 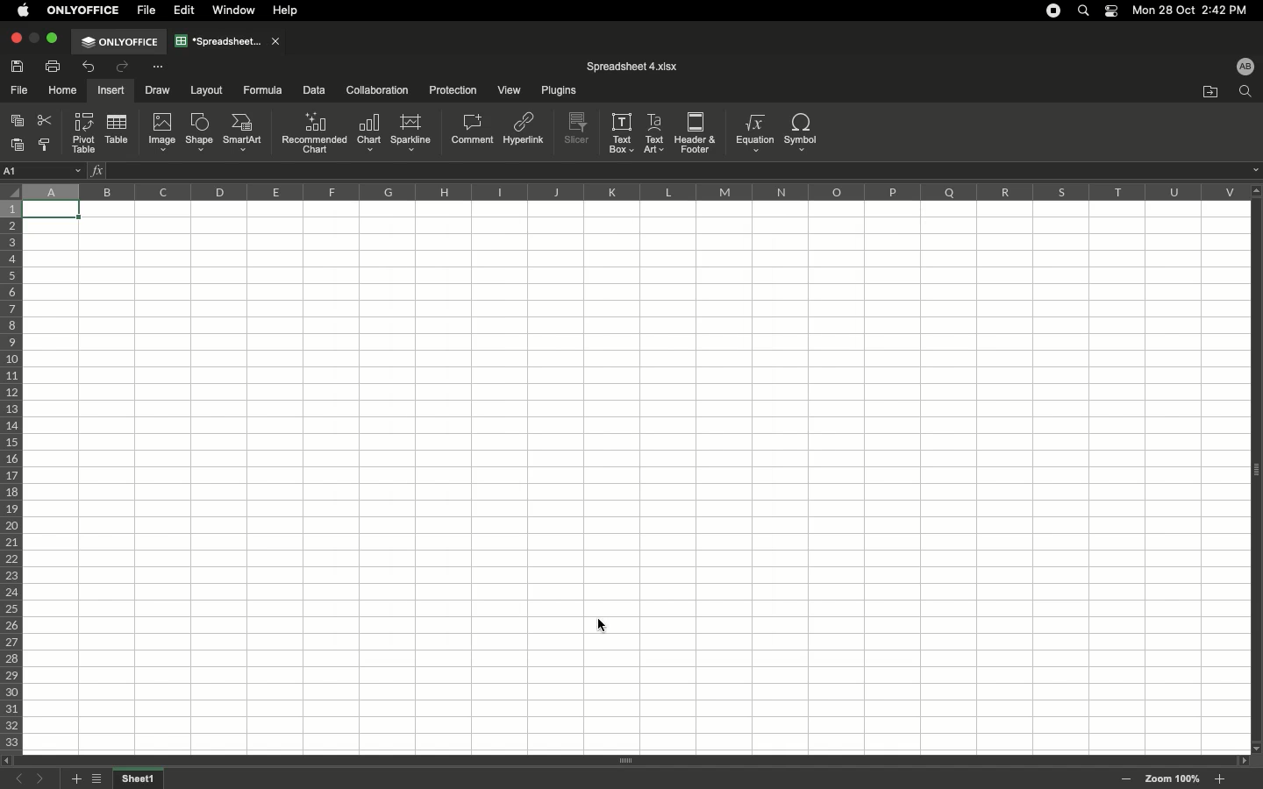 What do you see at coordinates (1240, 761) in the screenshot?
I see `scroll right` at bounding box center [1240, 761].